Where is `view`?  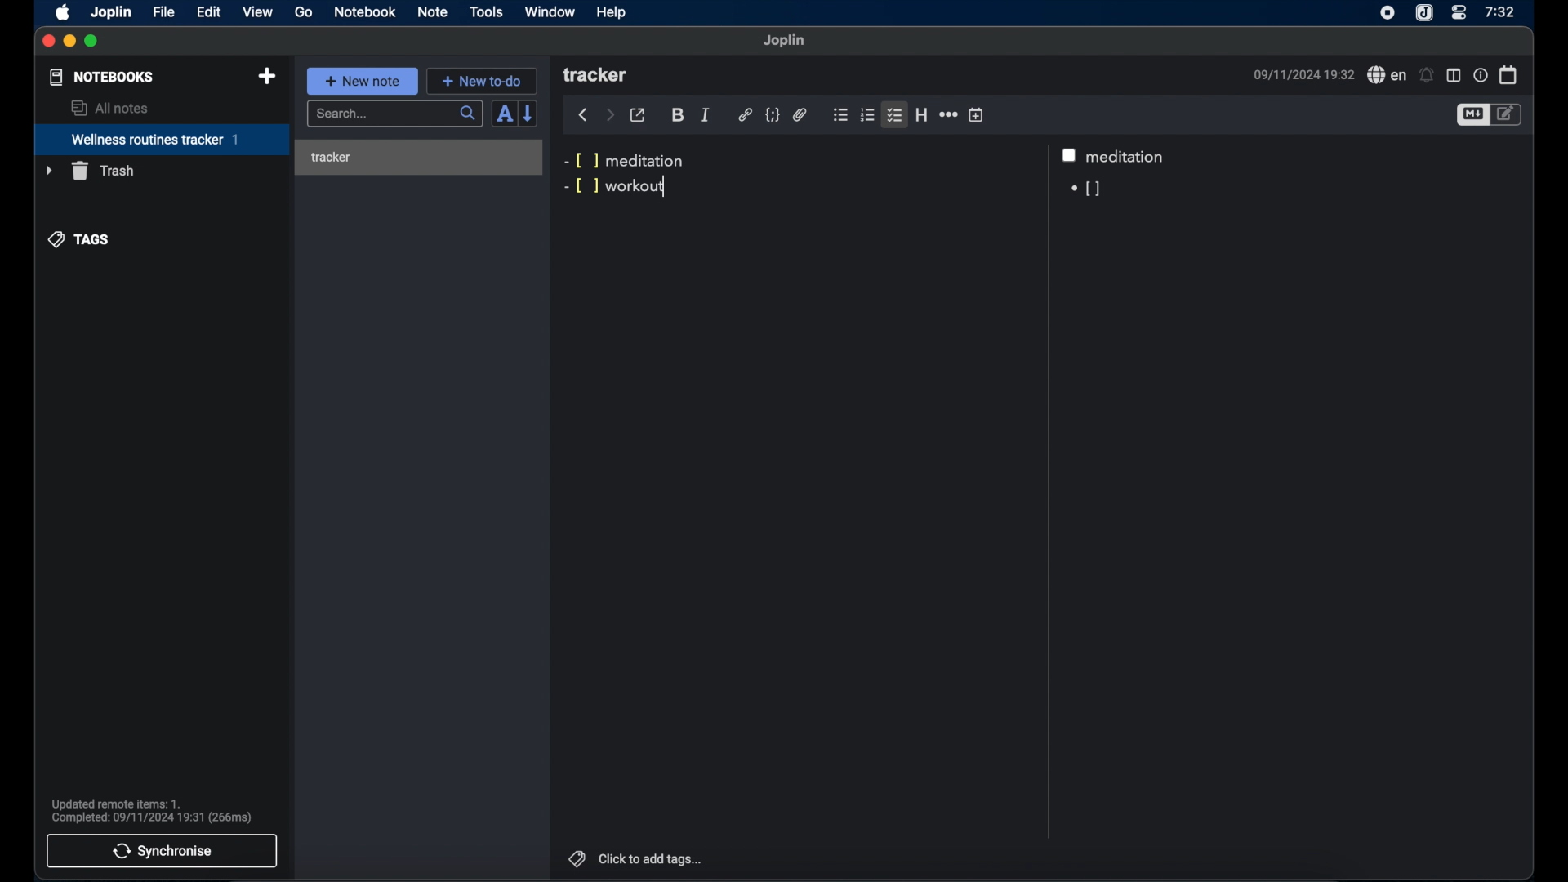
view is located at coordinates (257, 12).